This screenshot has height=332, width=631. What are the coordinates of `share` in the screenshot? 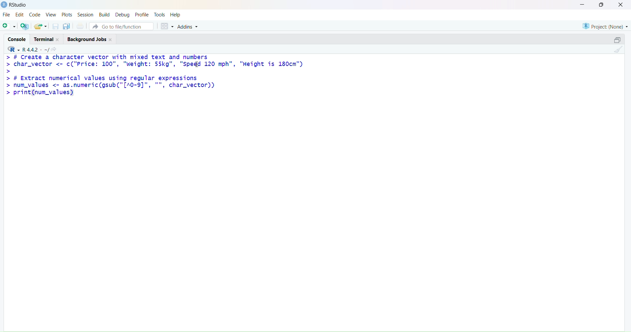 It's located at (54, 50).